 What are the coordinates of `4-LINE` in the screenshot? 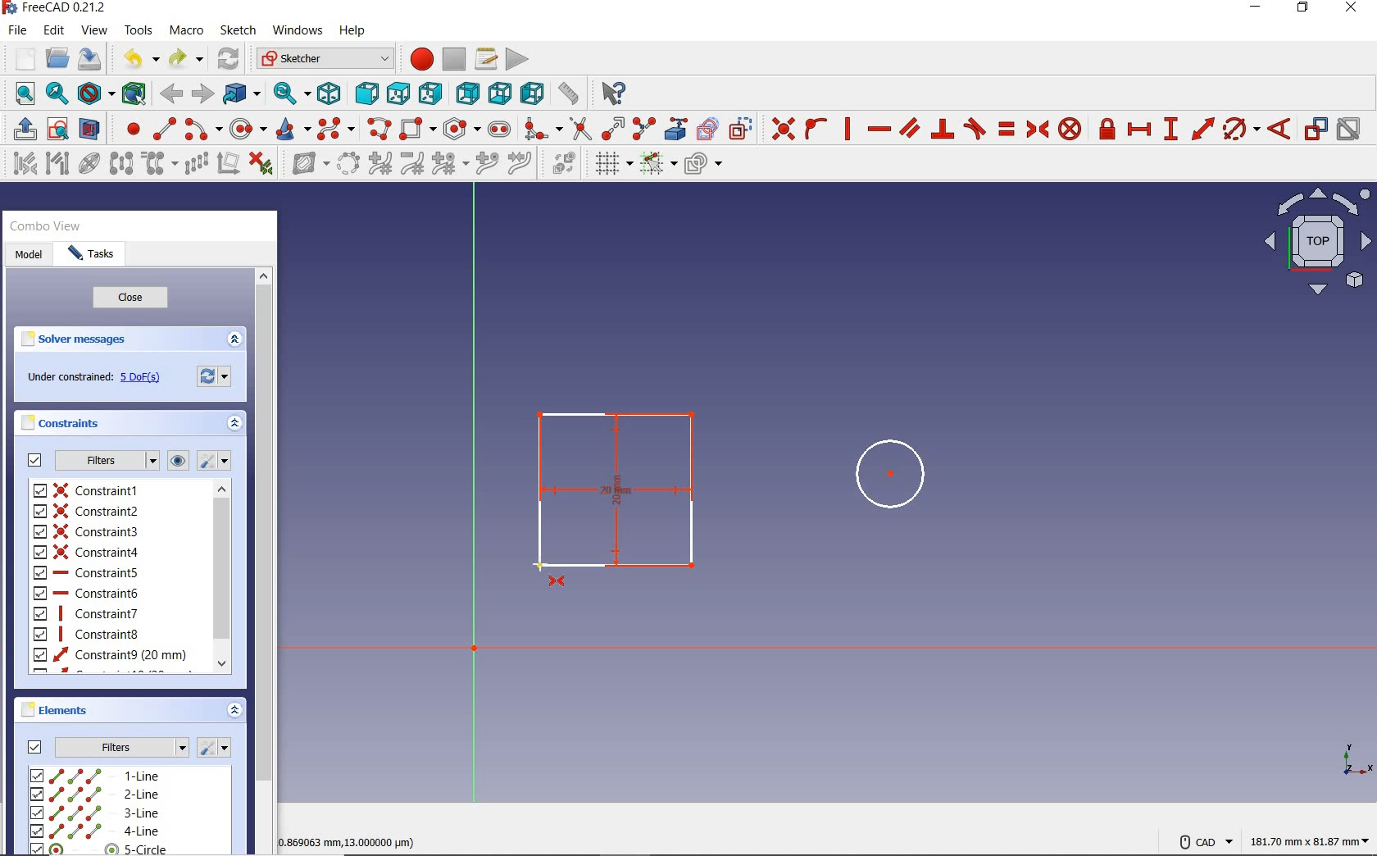 It's located at (93, 831).